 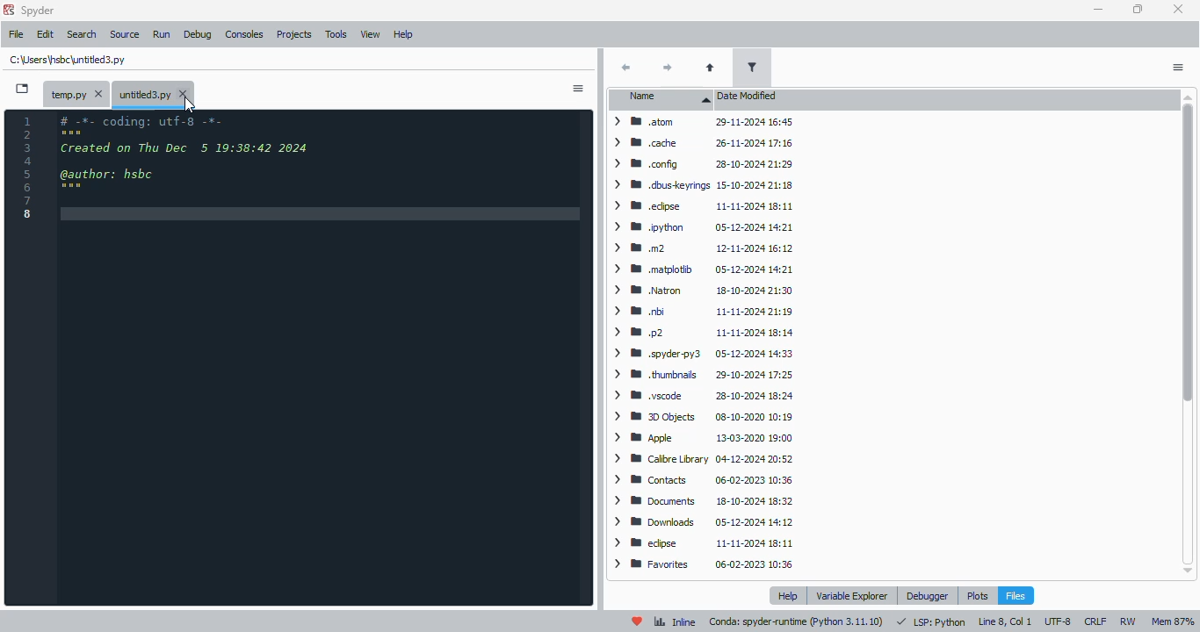 What do you see at coordinates (698, 480) in the screenshot?
I see `> WB Contacts 06-02-2023 10:36` at bounding box center [698, 480].